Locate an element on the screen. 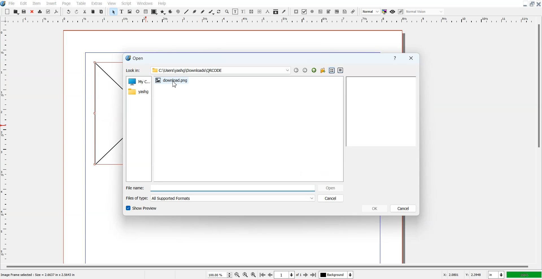 The width and height of the screenshot is (542, 279). Link Annotation is located at coordinates (353, 12).